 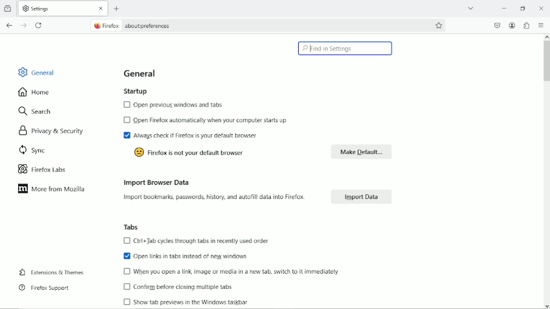 I want to click on Go back, so click(x=9, y=26).